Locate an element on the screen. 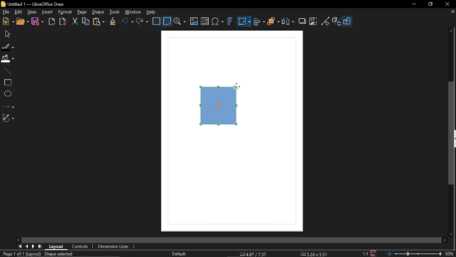  Insert is located at coordinates (47, 12).